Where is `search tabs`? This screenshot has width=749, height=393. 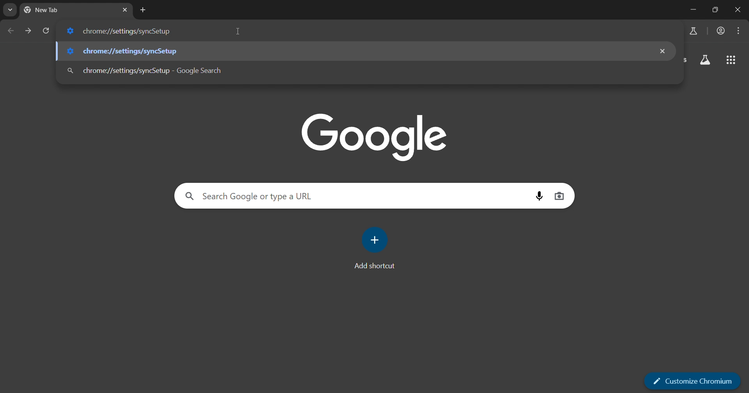 search tabs is located at coordinates (9, 10).